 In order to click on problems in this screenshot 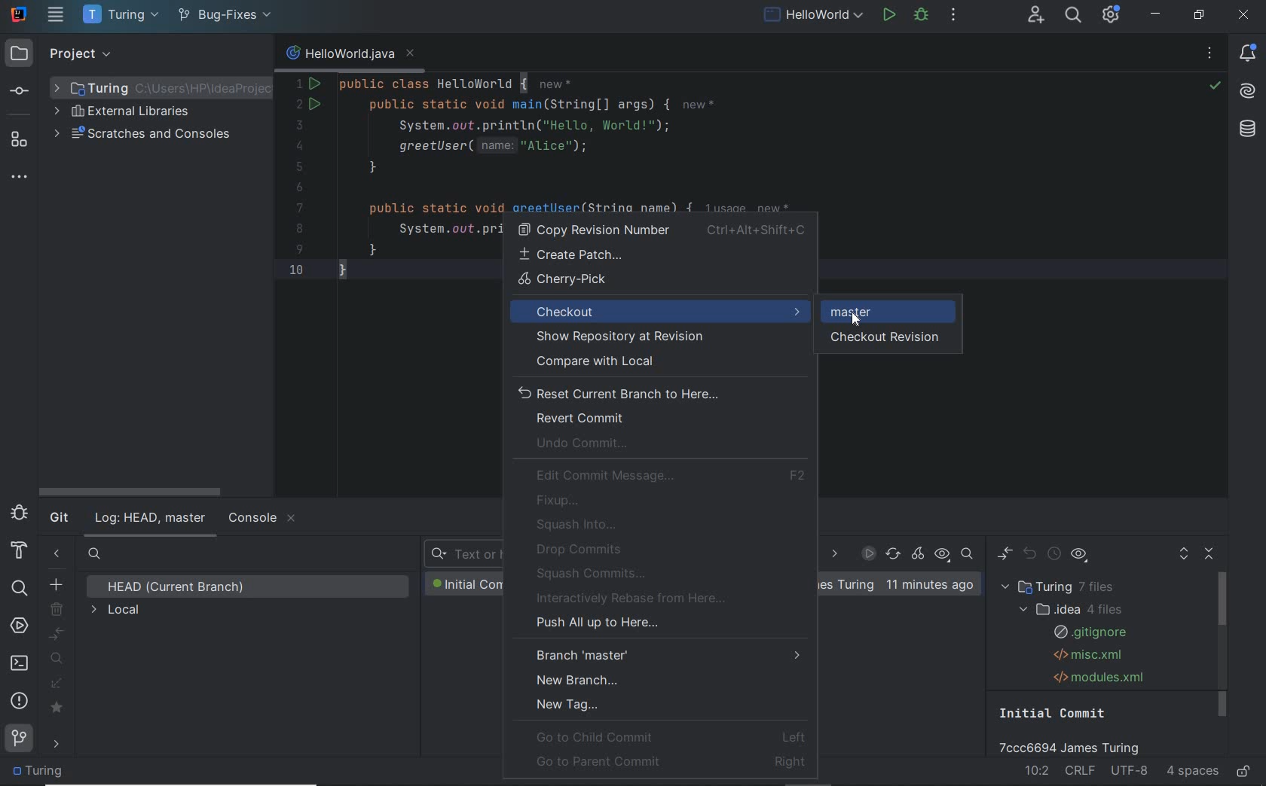, I will do `click(20, 700)`.